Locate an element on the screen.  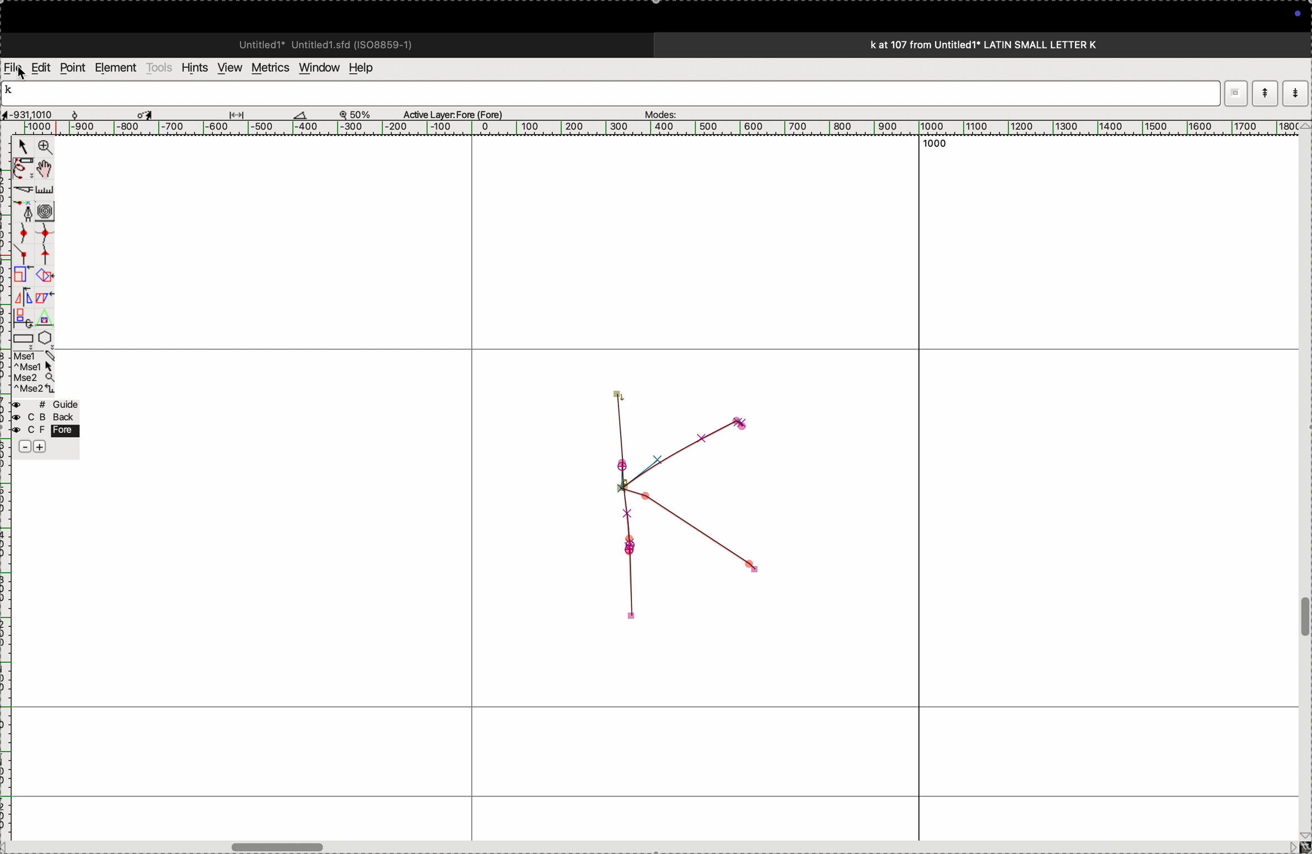
cut is located at coordinates (300, 114).